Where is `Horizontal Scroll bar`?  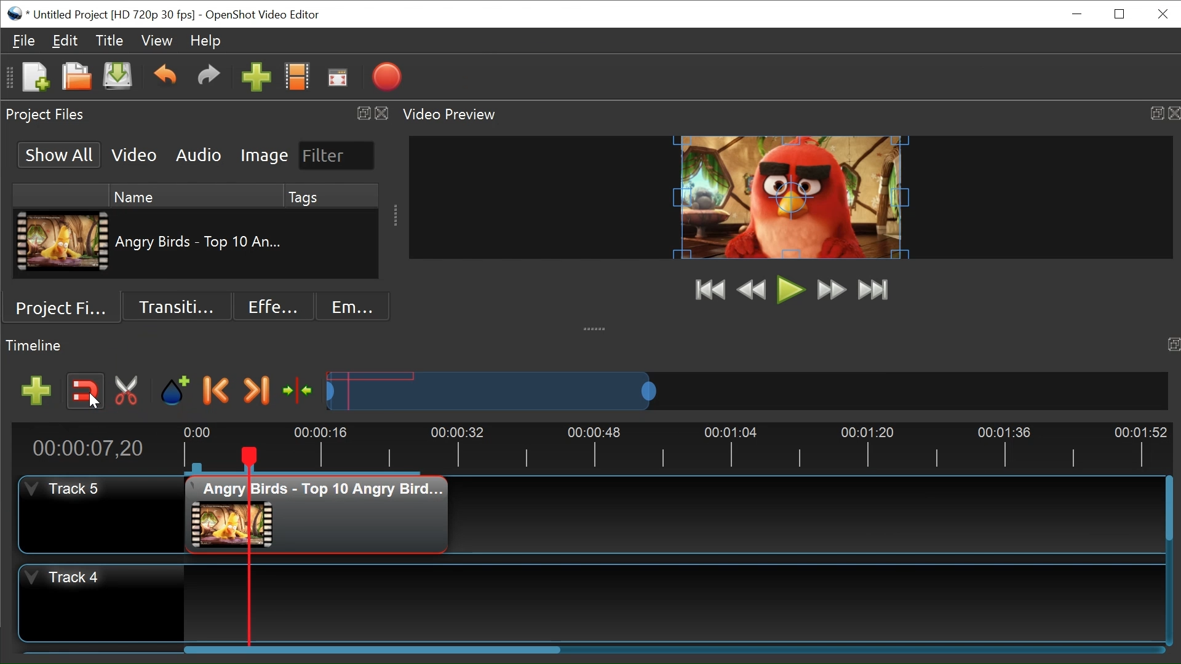 Horizontal Scroll bar is located at coordinates (372, 650).